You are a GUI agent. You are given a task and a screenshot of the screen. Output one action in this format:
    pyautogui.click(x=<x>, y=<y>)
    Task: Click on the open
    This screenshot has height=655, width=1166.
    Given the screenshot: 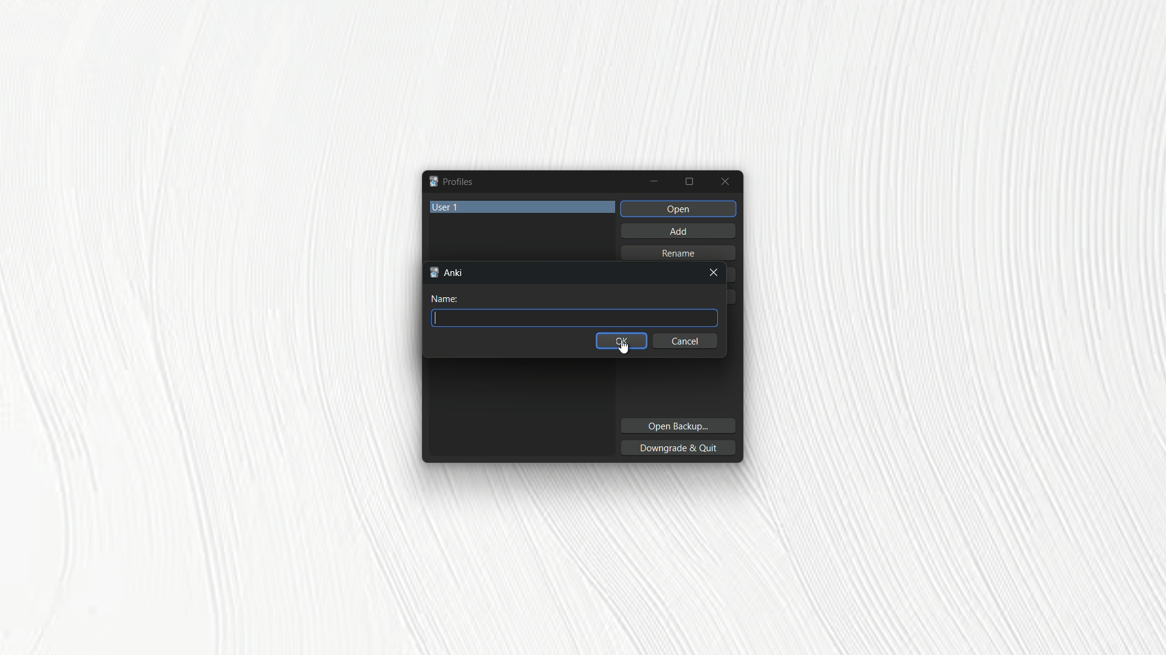 What is the action you would take?
    pyautogui.click(x=678, y=208)
    